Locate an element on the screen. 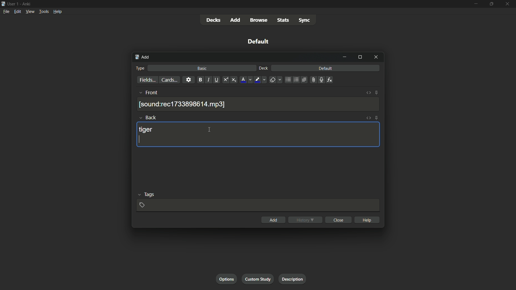 The height and width of the screenshot is (290, 516). stats is located at coordinates (284, 20).